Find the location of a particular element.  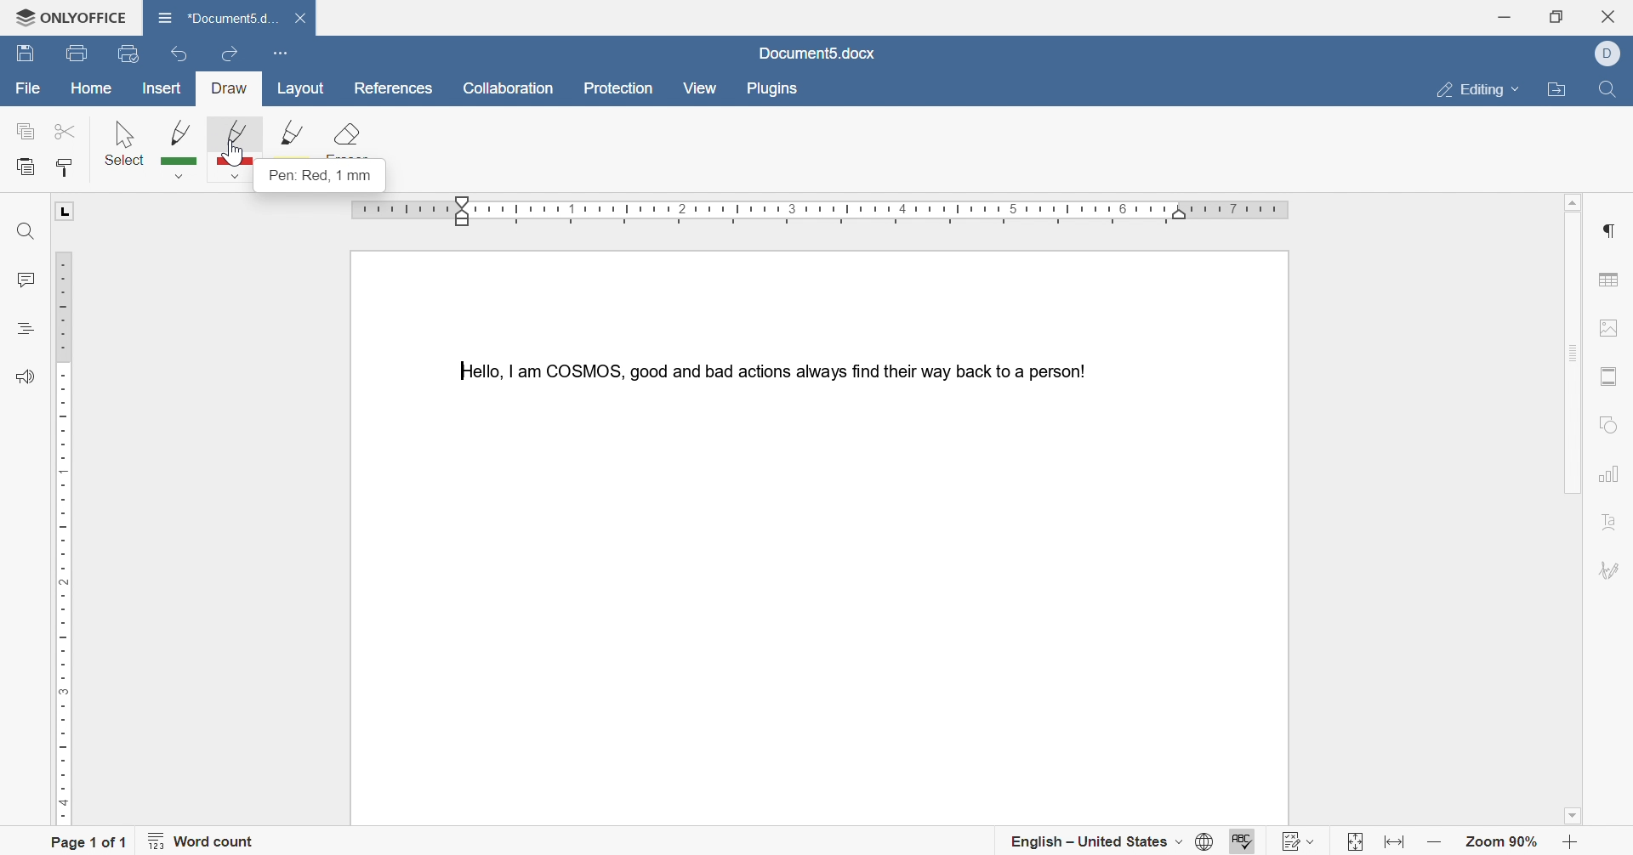

scroll bar is located at coordinates (1572, 350).